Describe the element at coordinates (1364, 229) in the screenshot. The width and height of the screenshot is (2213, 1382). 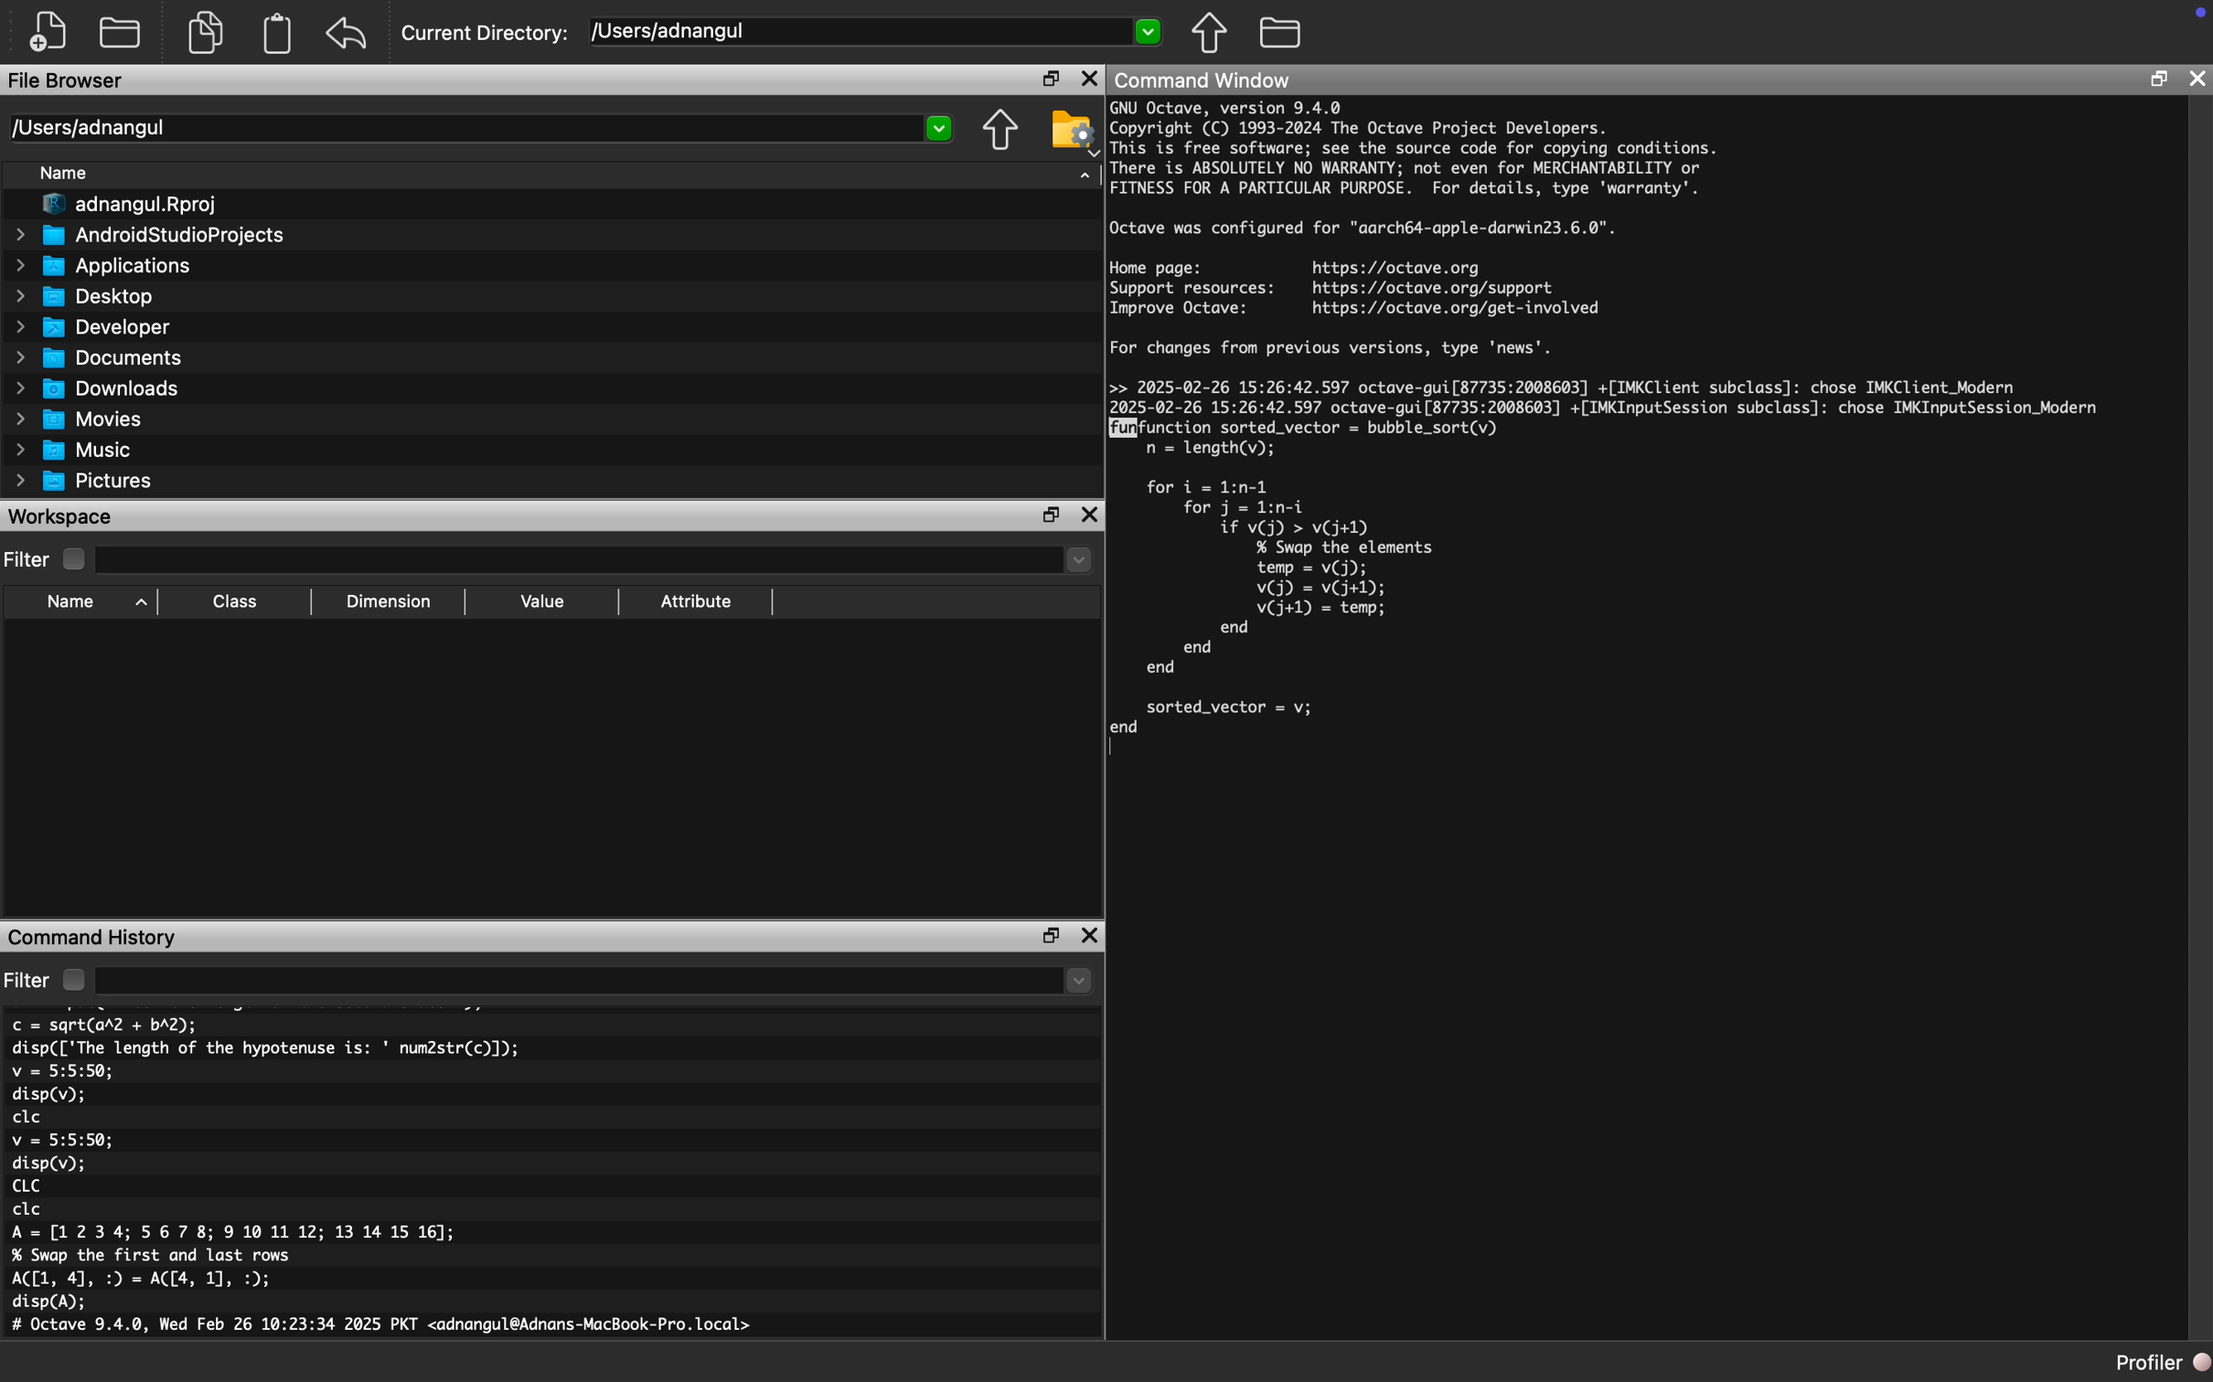
I see `Octave was configured for "aarch64-apple-darwin23.6.0".` at that location.